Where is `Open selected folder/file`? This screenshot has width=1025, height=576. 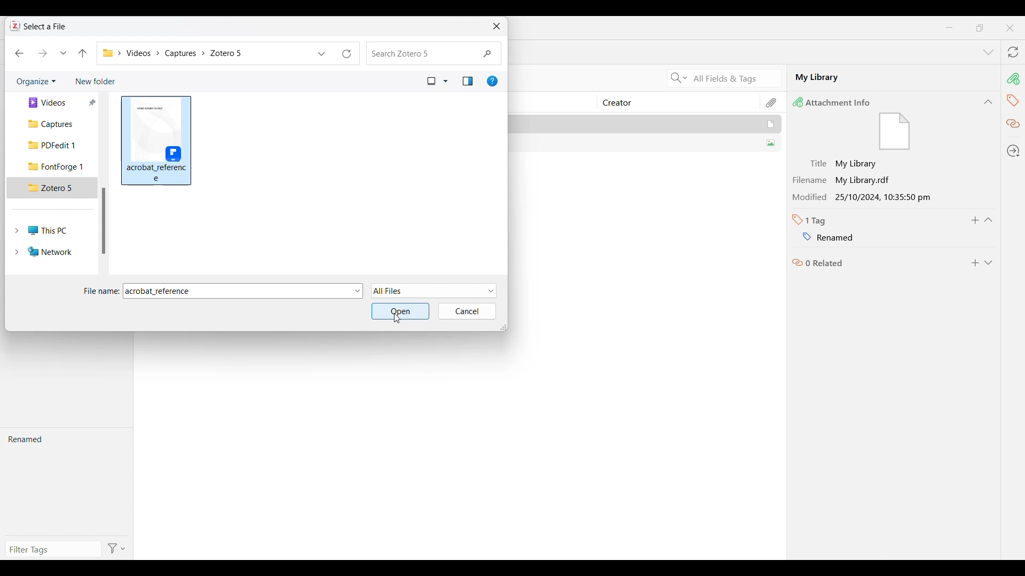 Open selected folder/file is located at coordinates (401, 311).